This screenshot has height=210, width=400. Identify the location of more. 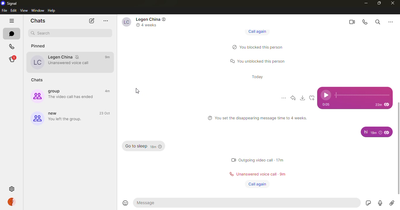
(393, 22).